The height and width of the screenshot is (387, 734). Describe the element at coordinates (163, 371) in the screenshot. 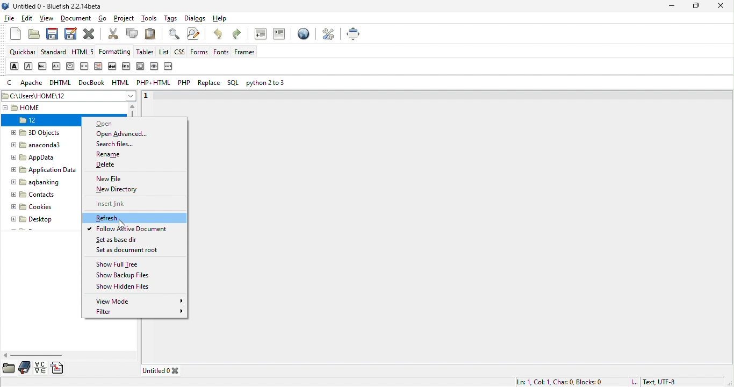

I see `untitled 0` at that location.